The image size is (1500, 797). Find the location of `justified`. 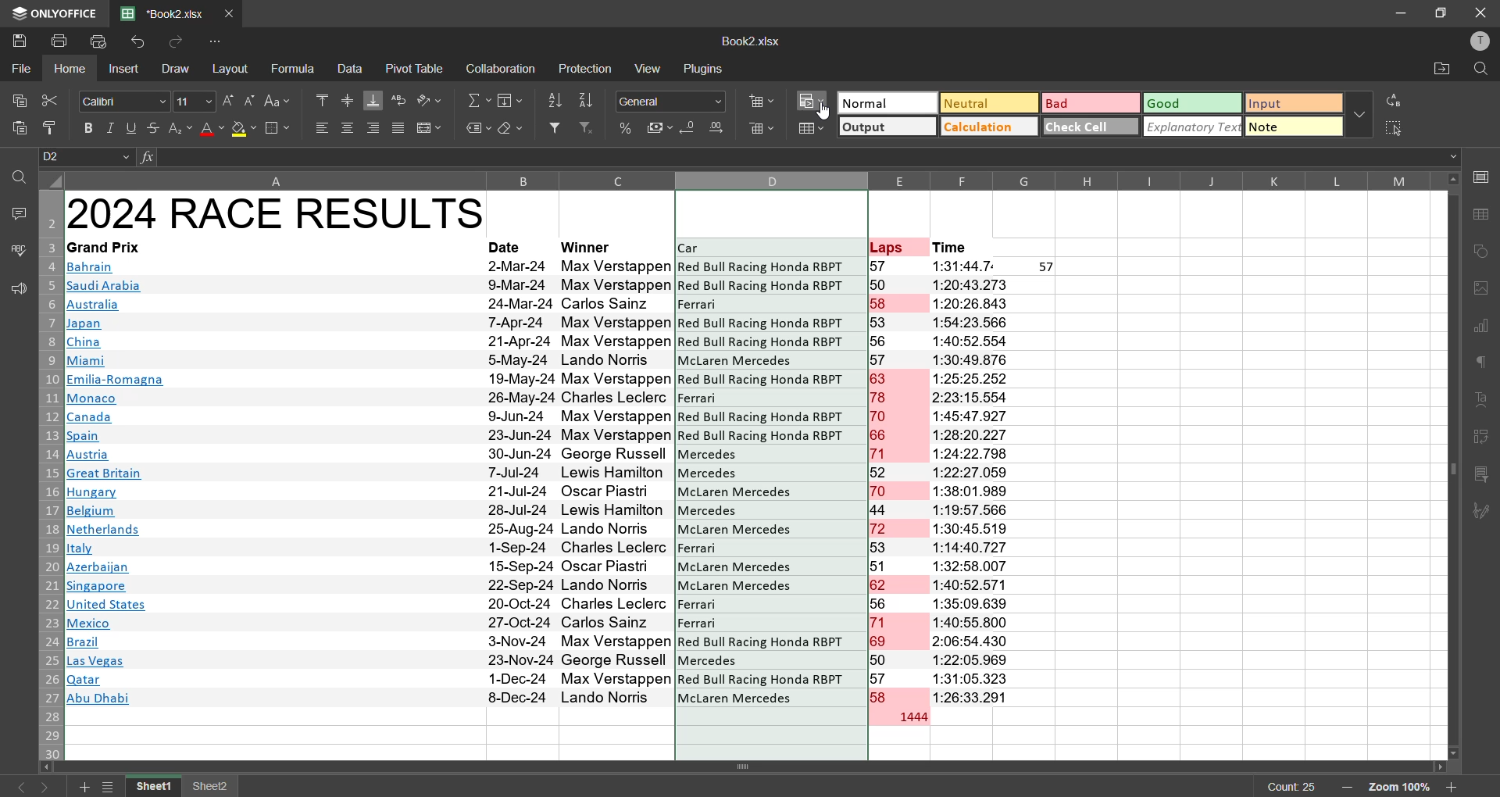

justified is located at coordinates (398, 130).